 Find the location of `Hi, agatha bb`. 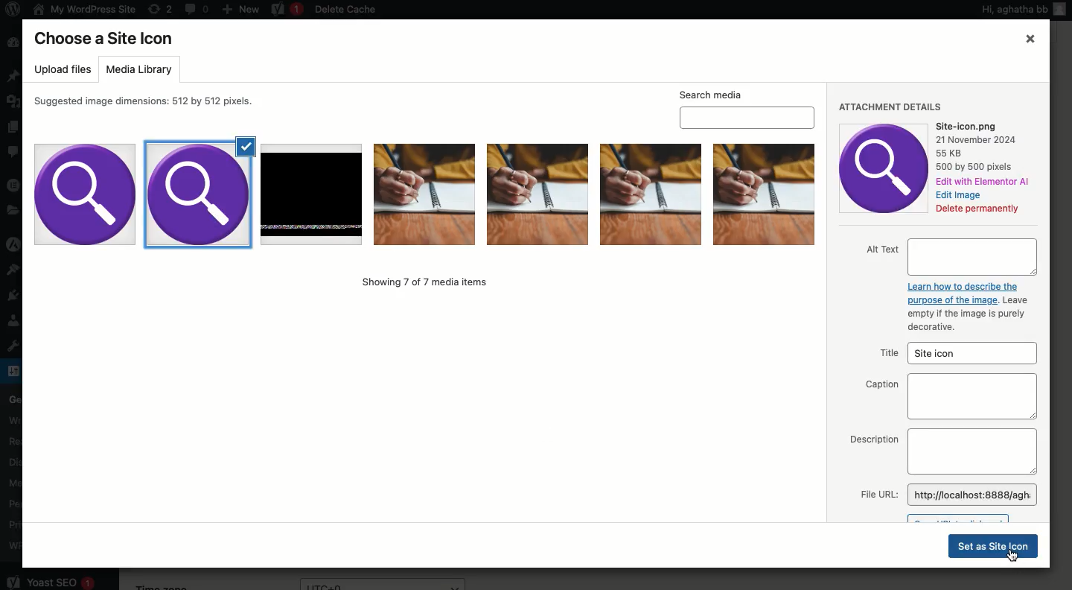

Hi, agatha bb is located at coordinates (1012, 11).